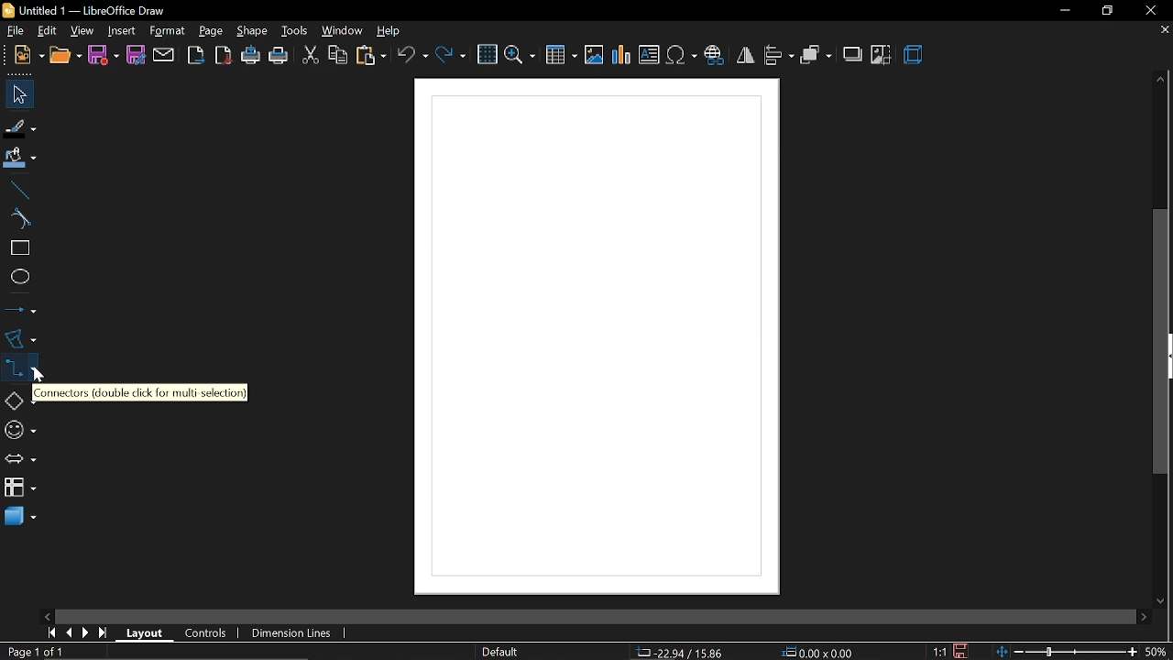 This screenshot has width=1173, height=660. What do you see at coordinates (20, 489) in the screenshot?
I see `flowchart` at bounding box center [20, 489].